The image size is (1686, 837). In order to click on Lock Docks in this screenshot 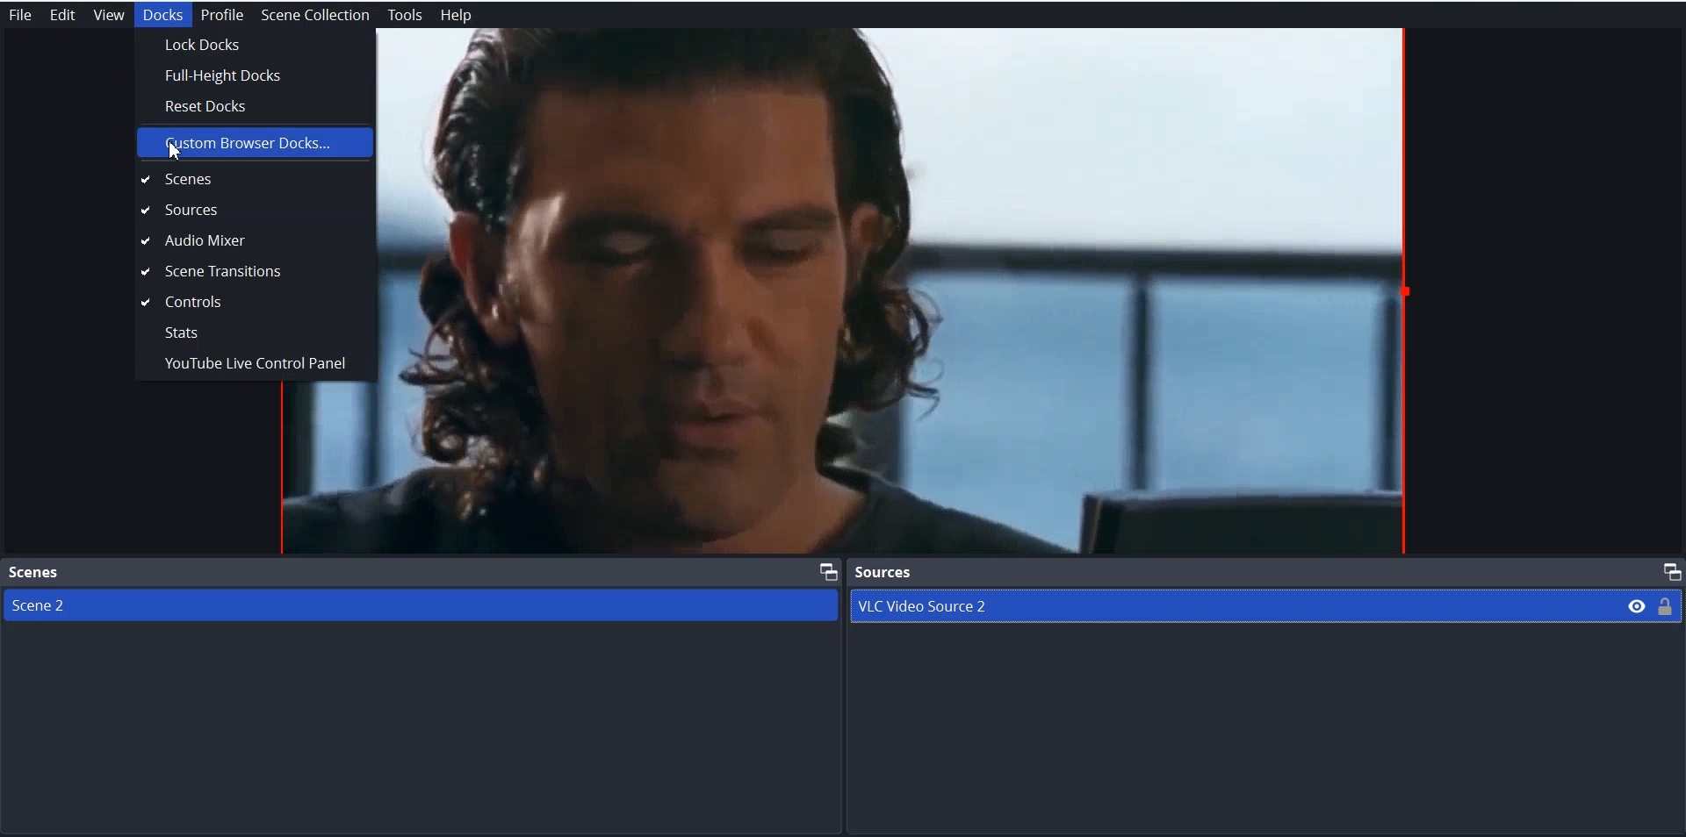, I will do `click(249, 44)`.